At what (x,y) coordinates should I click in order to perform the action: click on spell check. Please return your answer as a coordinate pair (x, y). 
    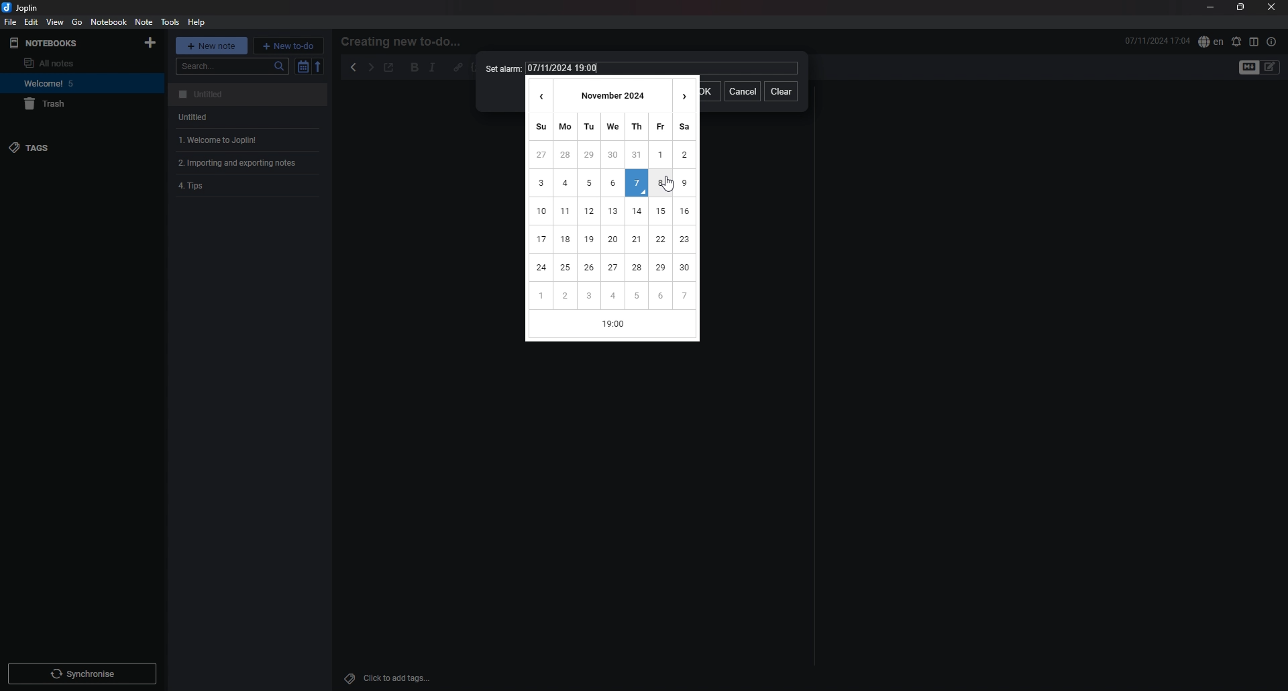
    Looking at the image, I should click on (1210, 42).